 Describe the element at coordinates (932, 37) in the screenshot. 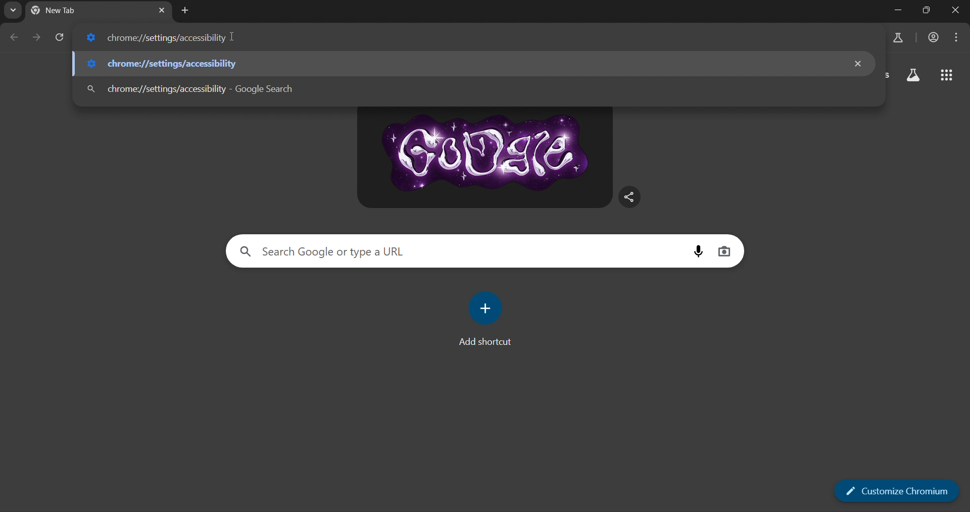

I see `account` at that location.